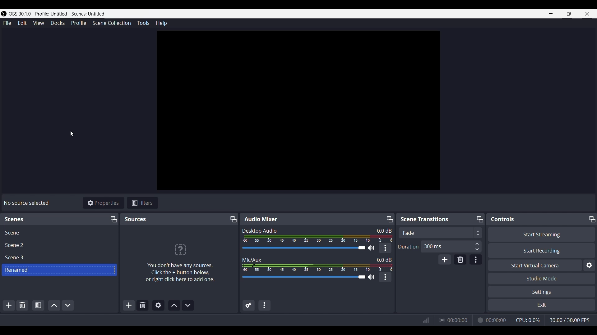  I want to click on ?, so click(180, 250).